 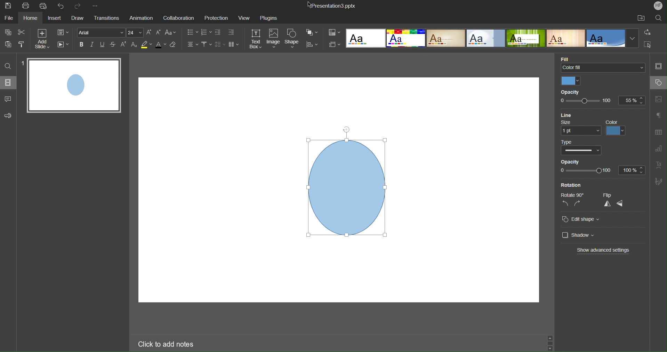 I want to click on Insert, so click(x=55, y=19).